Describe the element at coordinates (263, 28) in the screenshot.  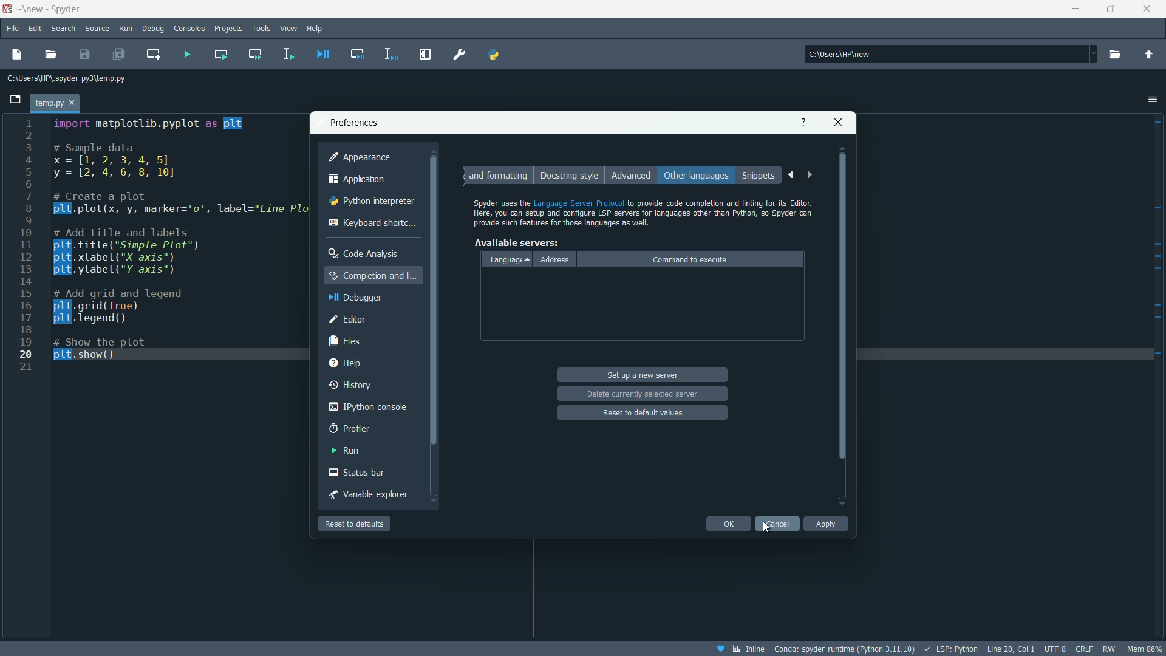
I see `tools` at that location.